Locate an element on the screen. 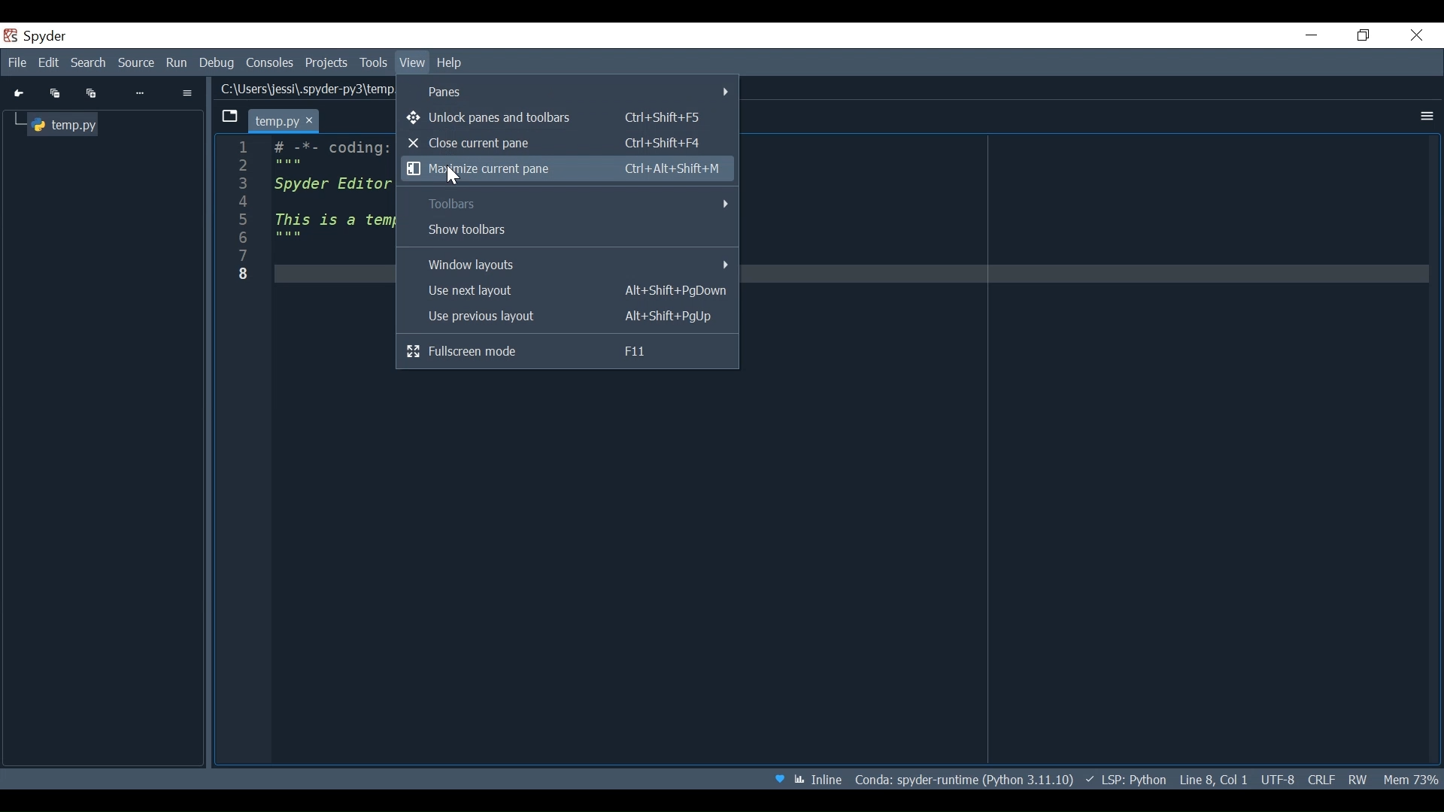  View is located at coordinates (414, 62).